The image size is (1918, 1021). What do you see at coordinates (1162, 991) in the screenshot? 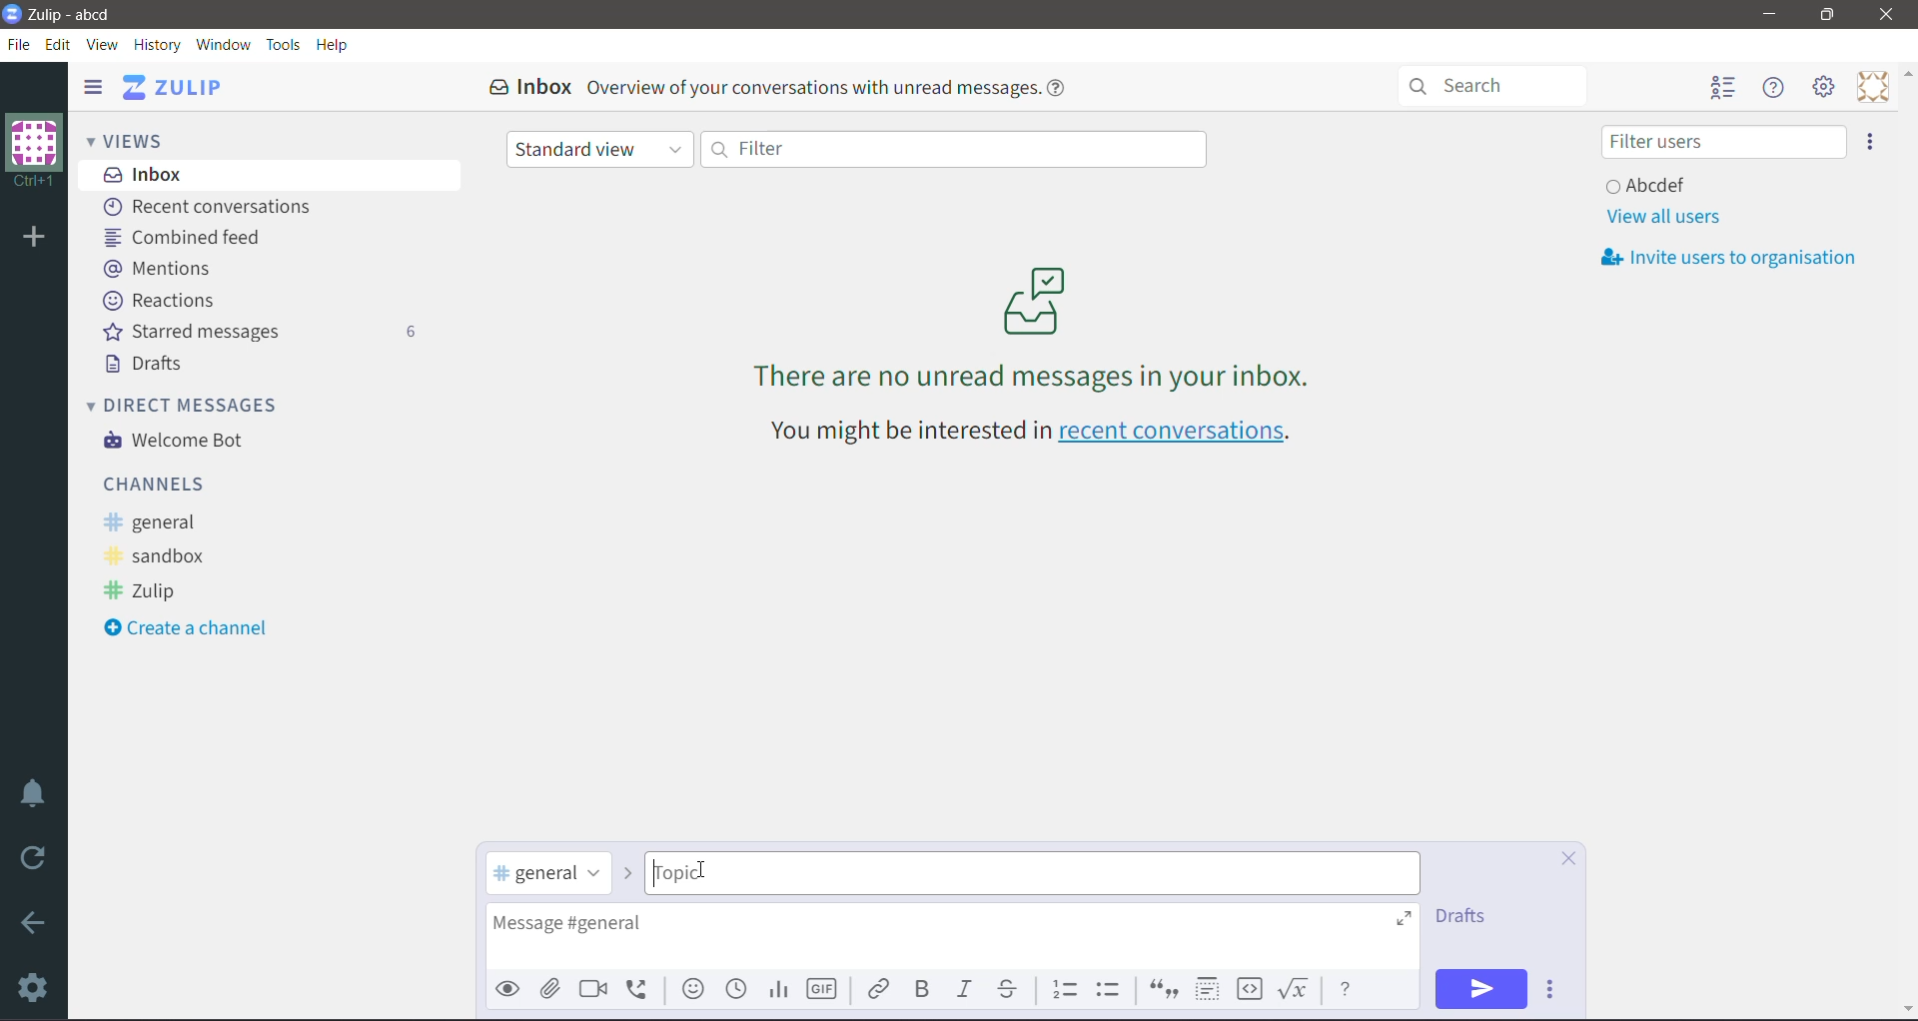
I see `Quote` at bounding box center [1162, 991].